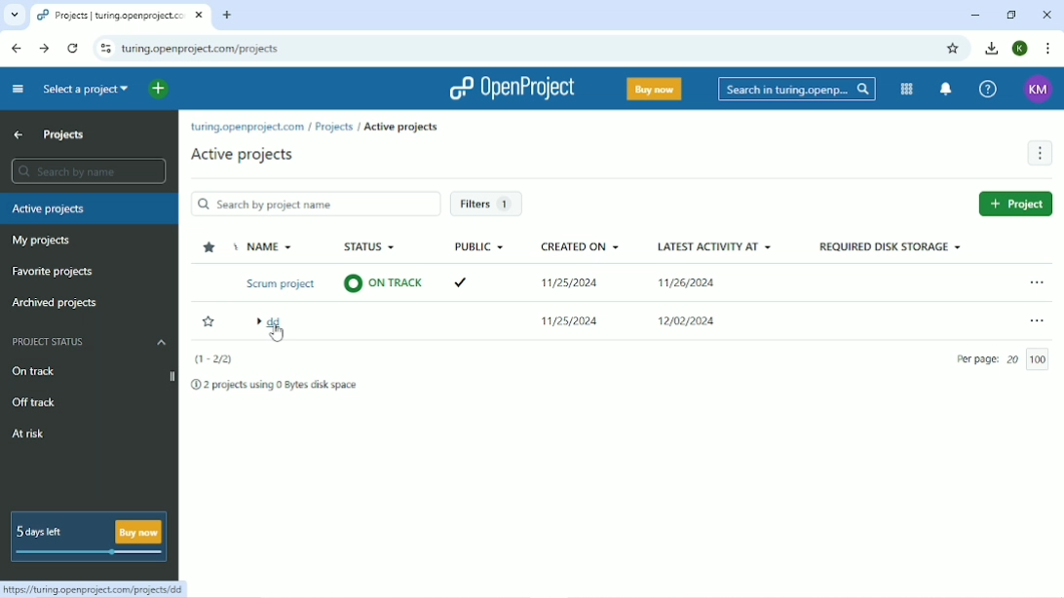 The height and width of the screenshot is (598, 1064). I want to click on Status, so click(383, 266).